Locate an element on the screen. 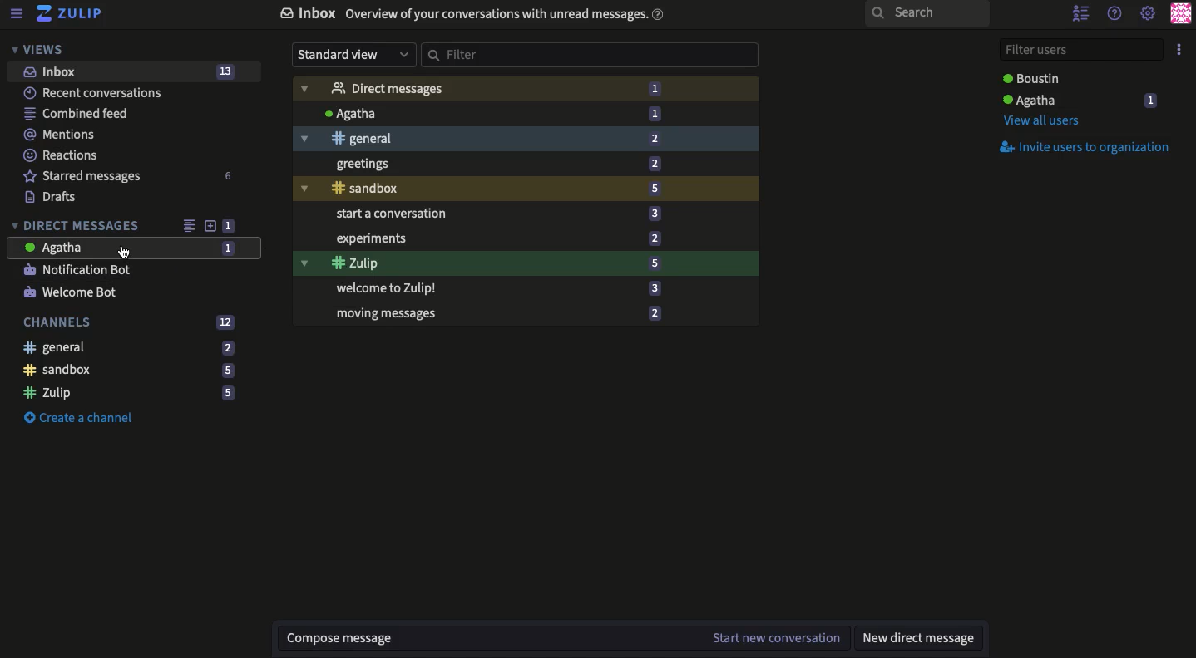 The image size is (1196, 658). Experiments is located at coordinates (526, 240).